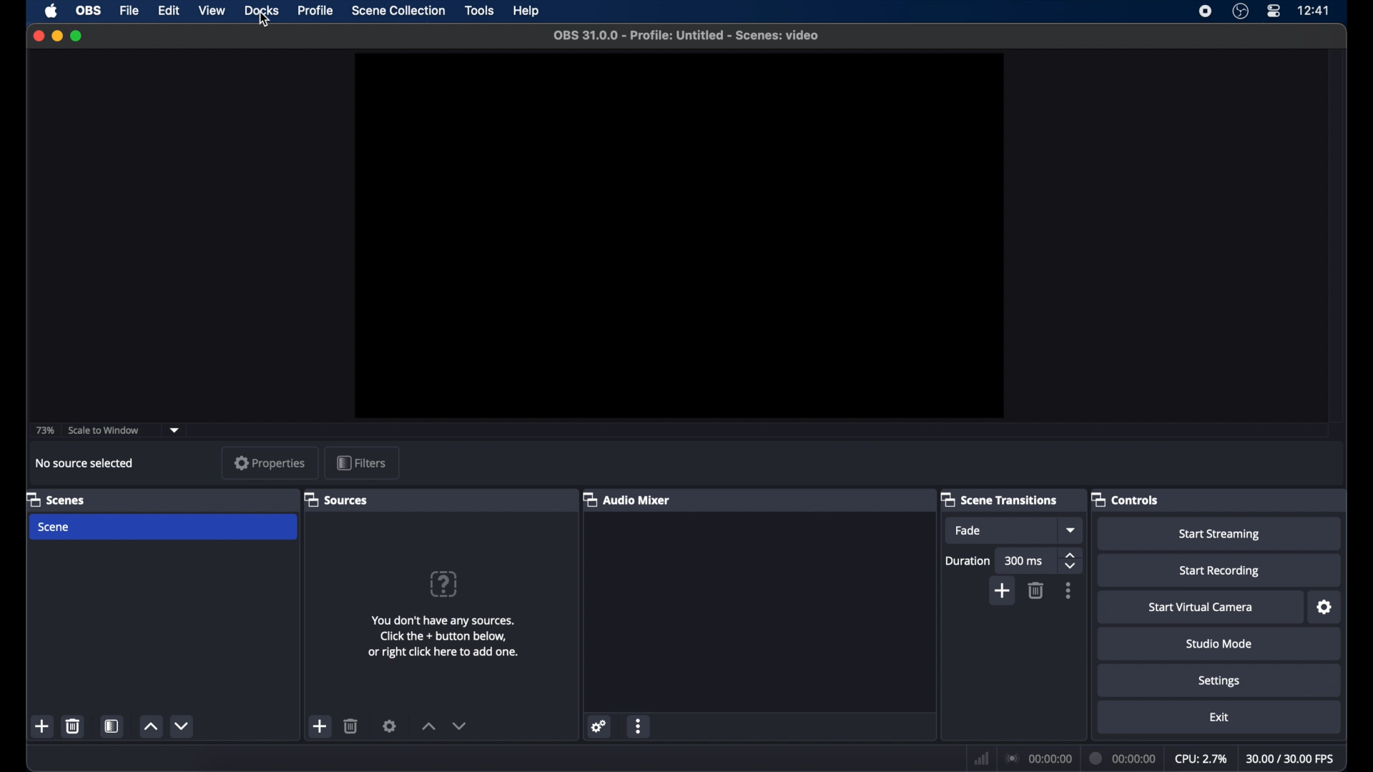 The image size is (1373, 772). I want to click on scale to window, so click(104, 430).